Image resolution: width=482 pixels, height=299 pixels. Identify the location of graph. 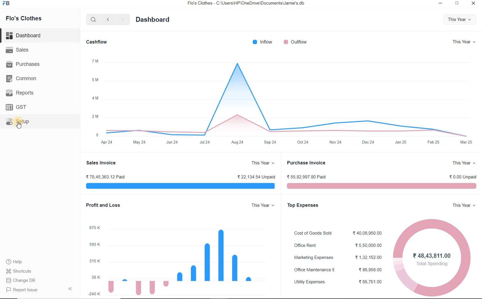
(183, 257).